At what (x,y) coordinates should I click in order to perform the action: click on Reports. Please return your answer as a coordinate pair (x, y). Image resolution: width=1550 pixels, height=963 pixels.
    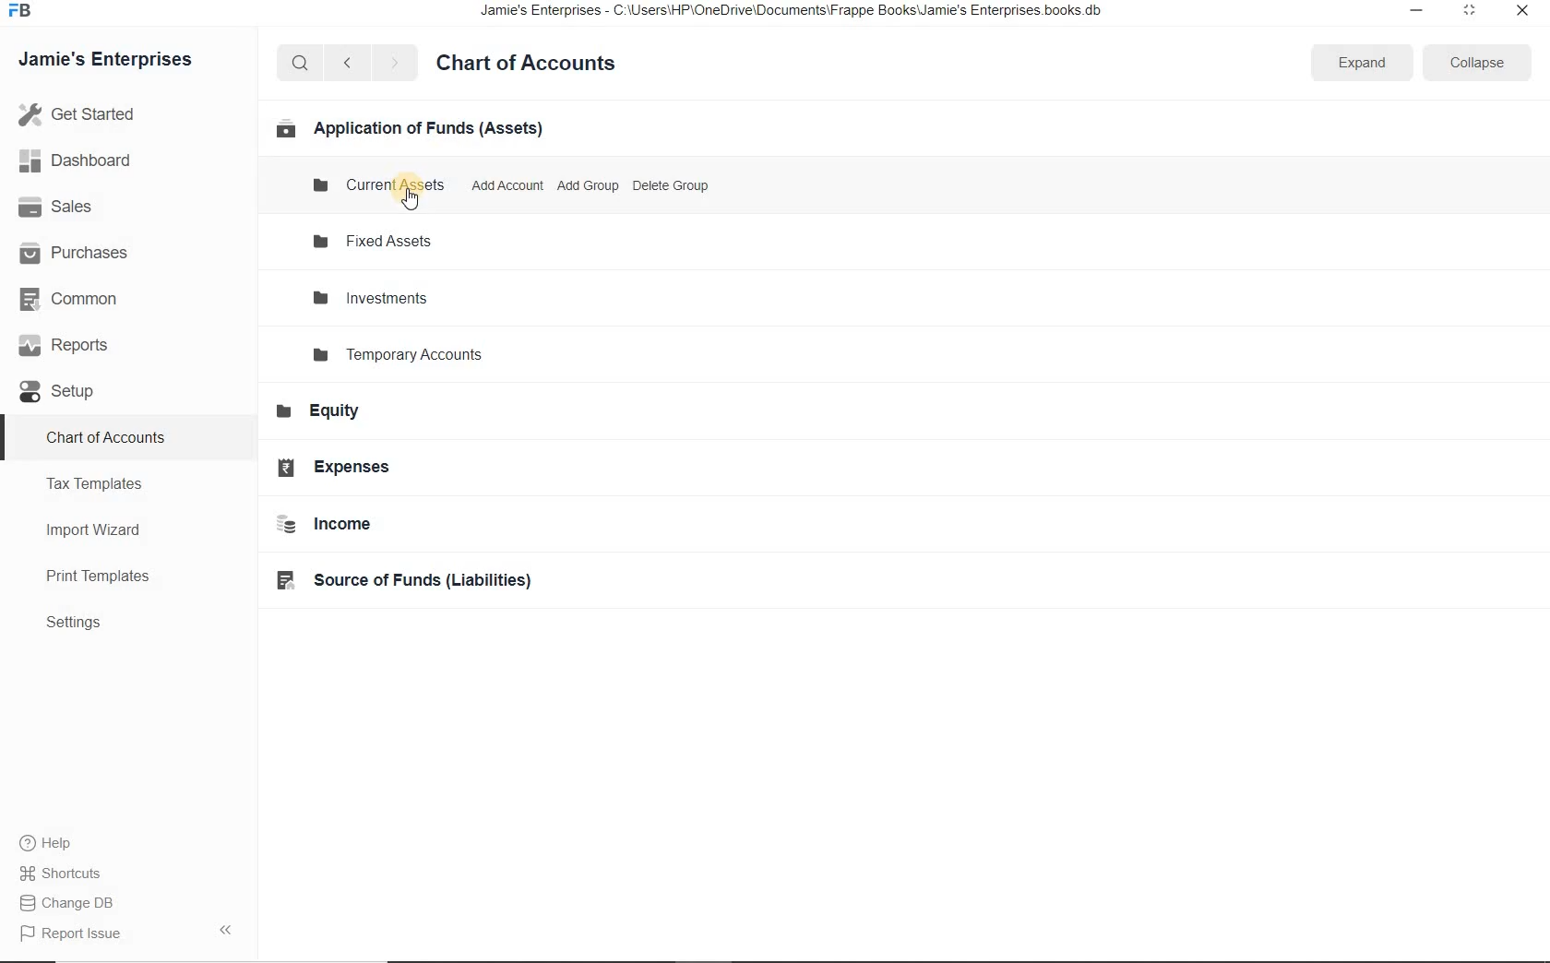
    Looking at the image, I should click on (82, 348).